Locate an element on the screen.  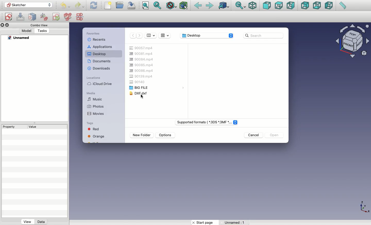
Open is located at coordinates (120, 5).